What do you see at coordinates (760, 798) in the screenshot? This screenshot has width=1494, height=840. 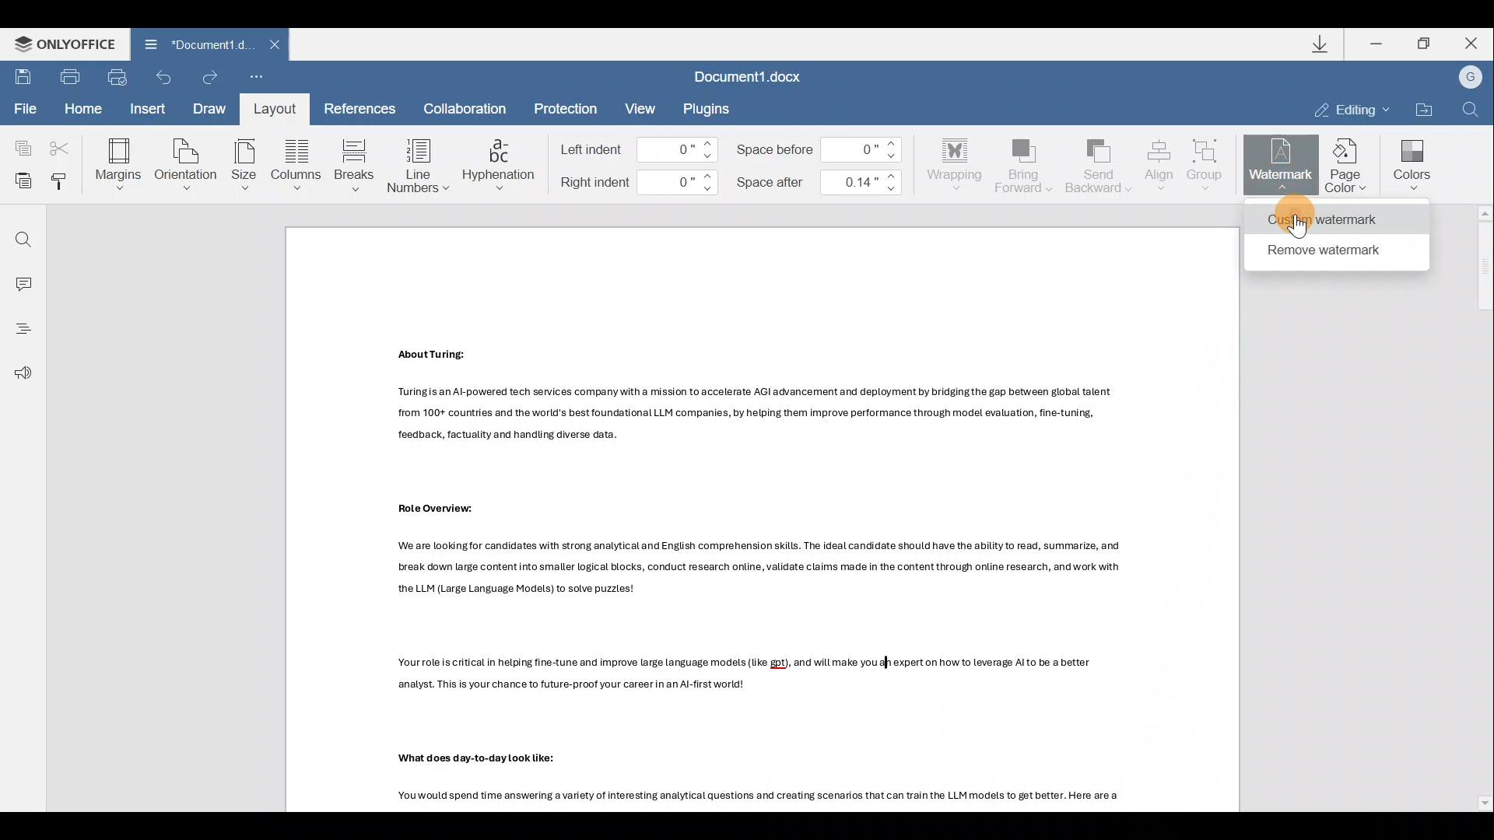 I see `` at bounding box center [760, 798].